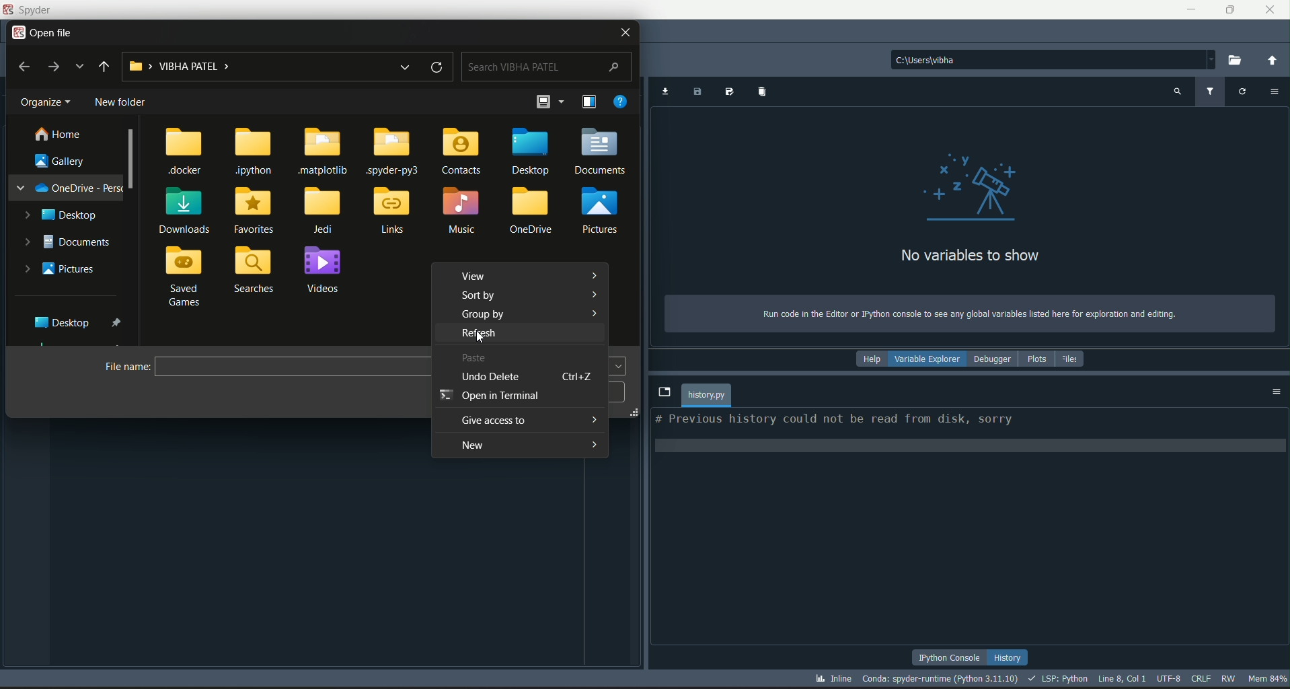 The image size is (1290, 689). Describe the element at coordinates (463, 211) in the screenshot. I see `music` at that location.